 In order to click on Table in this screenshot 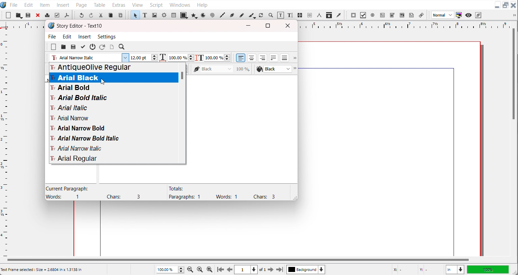, I will do `click(100, 4)`.